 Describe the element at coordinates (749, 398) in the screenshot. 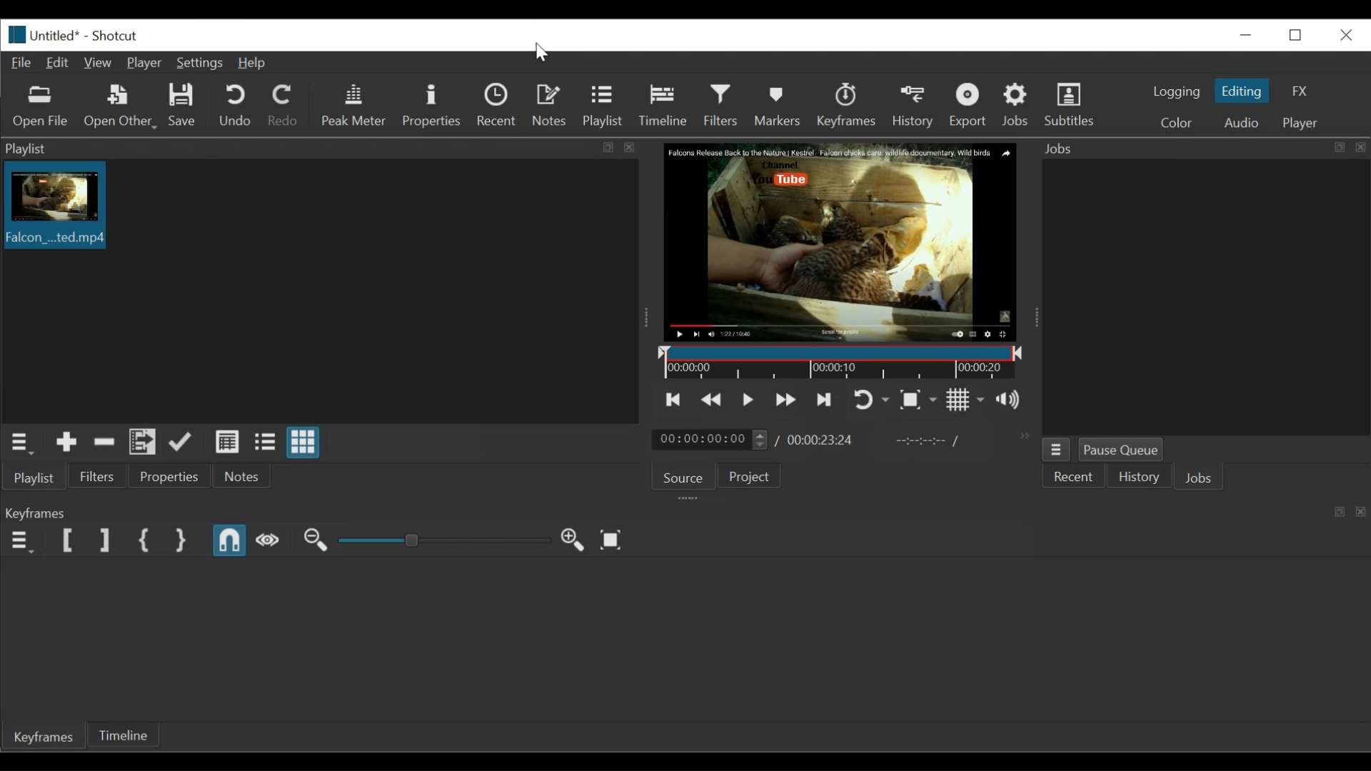

I see `Toggle play or pause (space)` at that location.